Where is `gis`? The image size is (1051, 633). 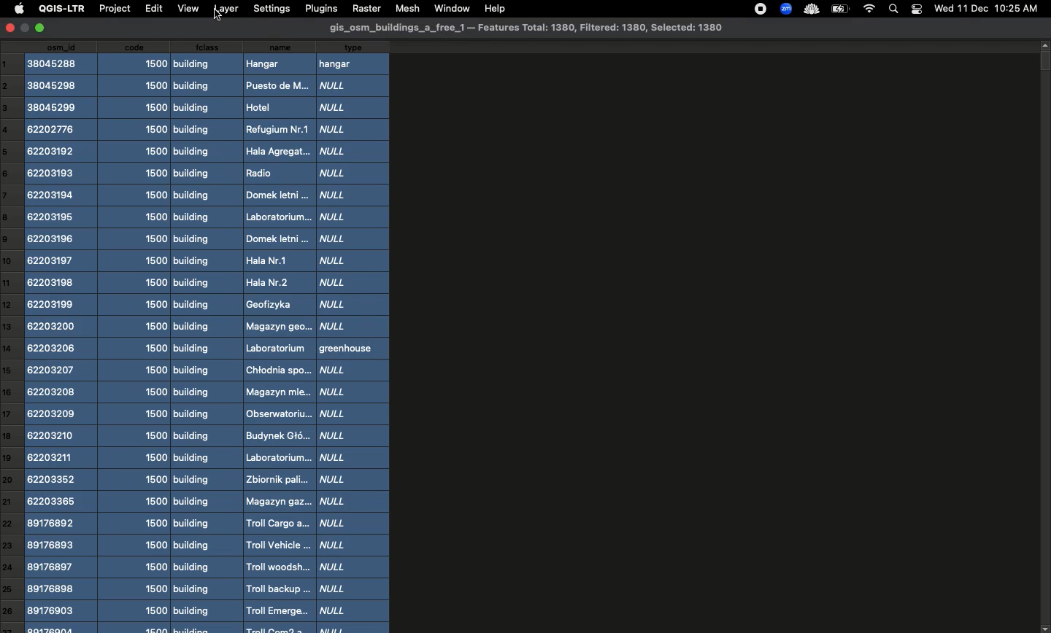 gis is located at coordinates (528, 28).